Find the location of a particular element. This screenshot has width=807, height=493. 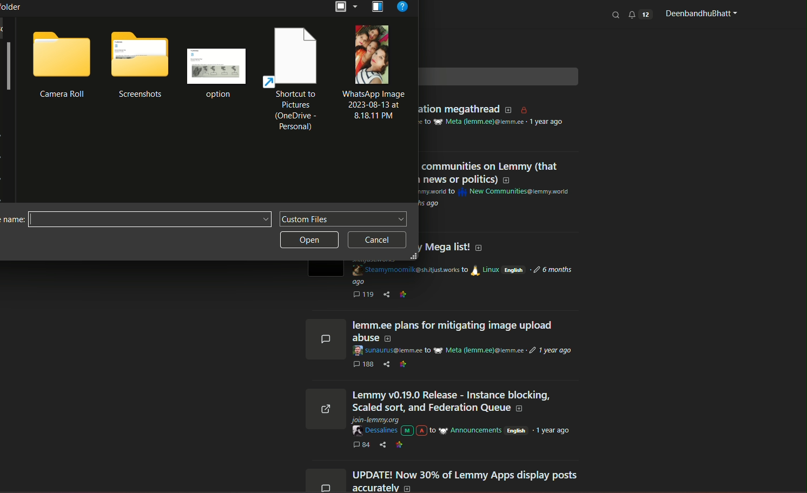

Sidebar is located at coordinates (8, 68).